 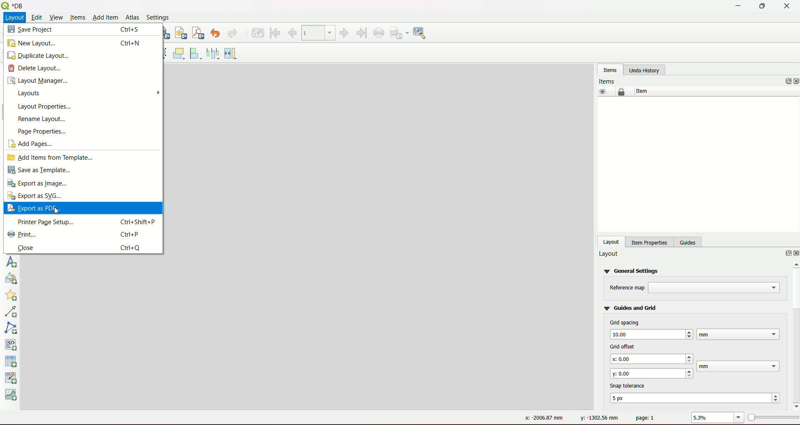 I want to click on export as PDF, so click(x=34, y=208).